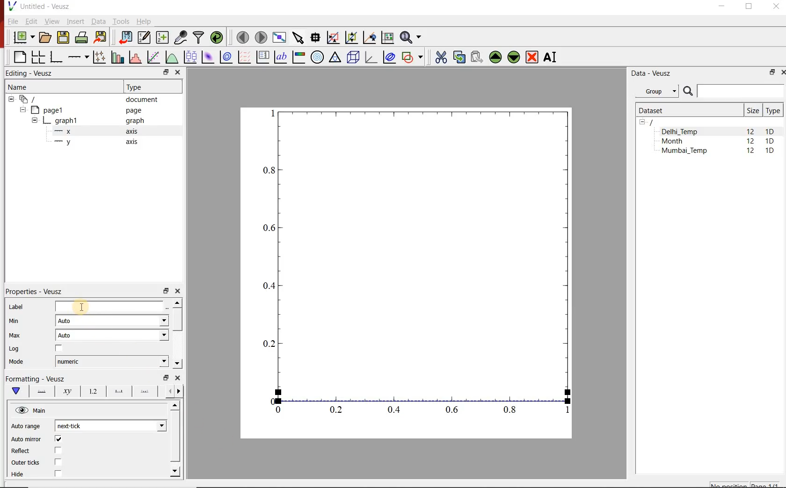 This screenshot has height=488, width=786. What do you see at coordinates (19, 475) in the screenshot?
I see `Hide` at bounding box center [19, 475].